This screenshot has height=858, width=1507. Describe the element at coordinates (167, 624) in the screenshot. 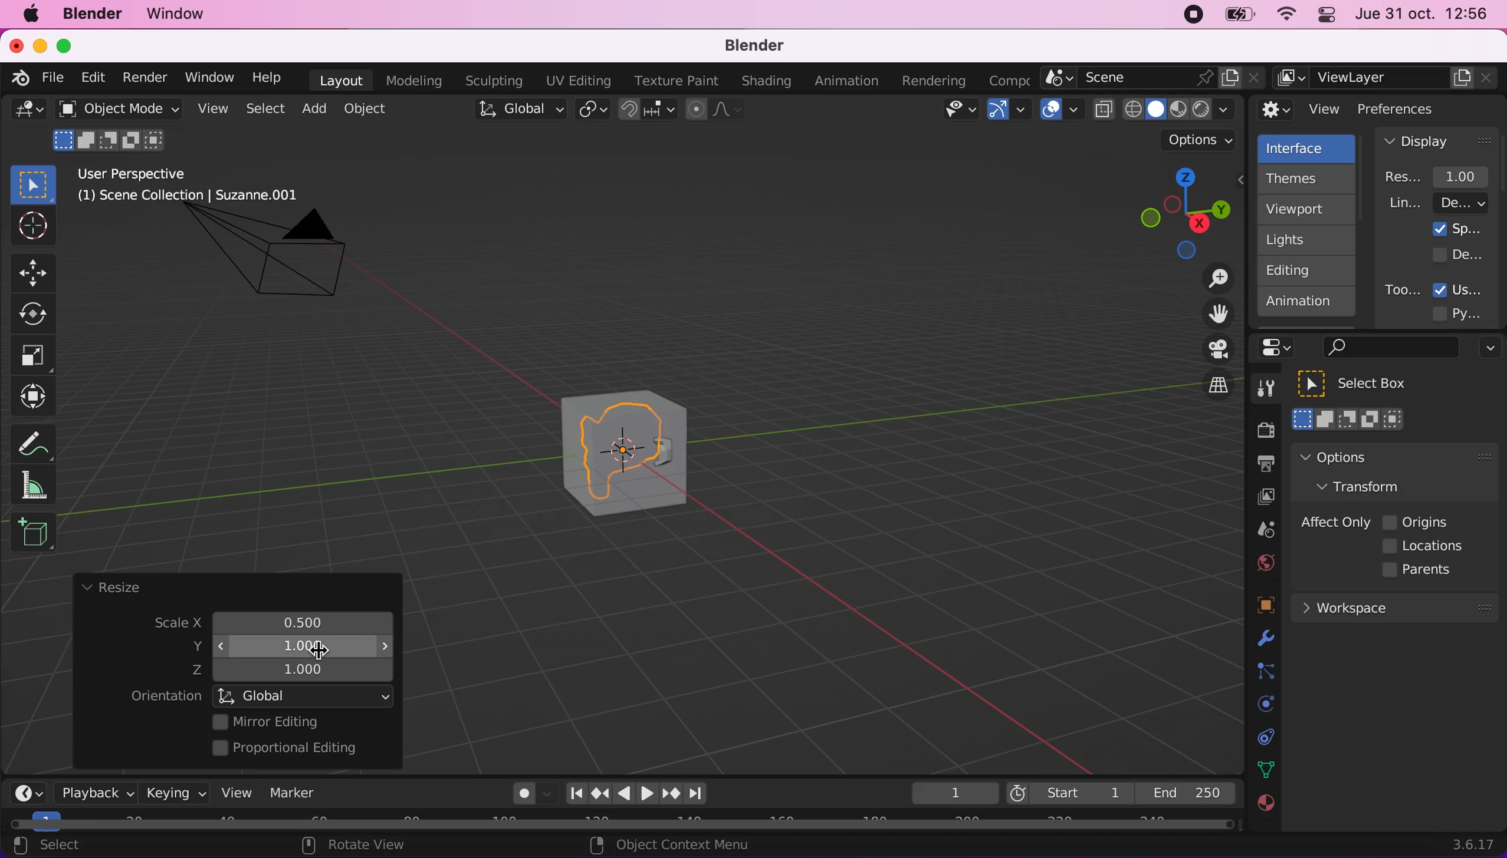

I see `scale` at that location.